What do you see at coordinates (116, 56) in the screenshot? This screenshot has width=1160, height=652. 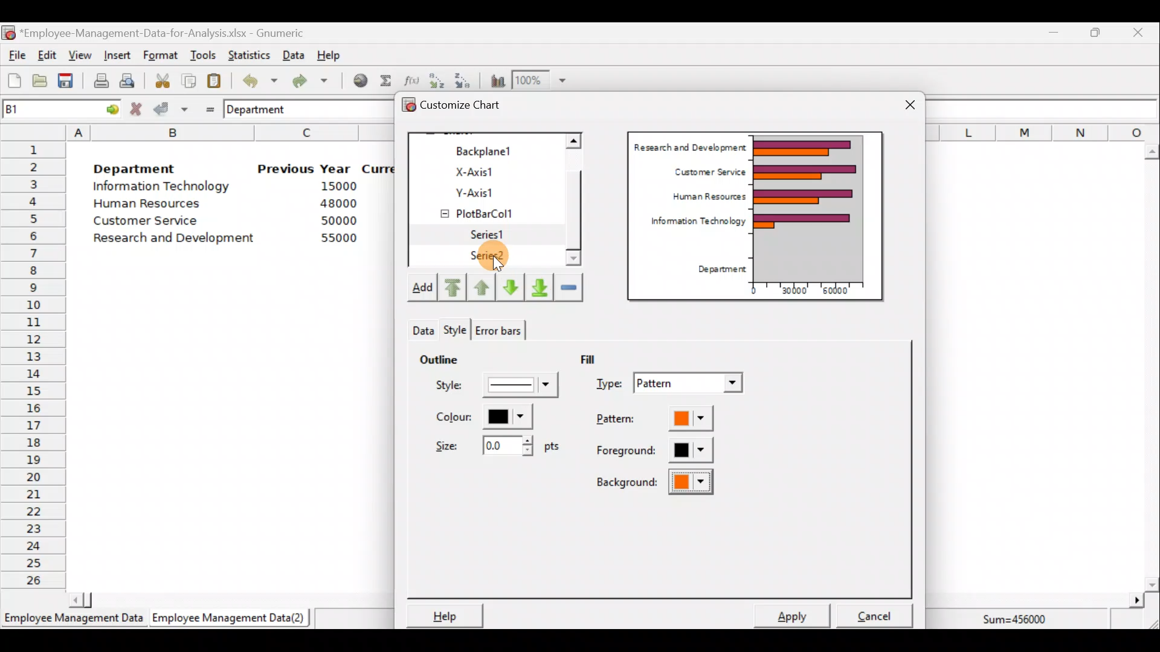 I see `Insert` at bounding box center [116, 56].